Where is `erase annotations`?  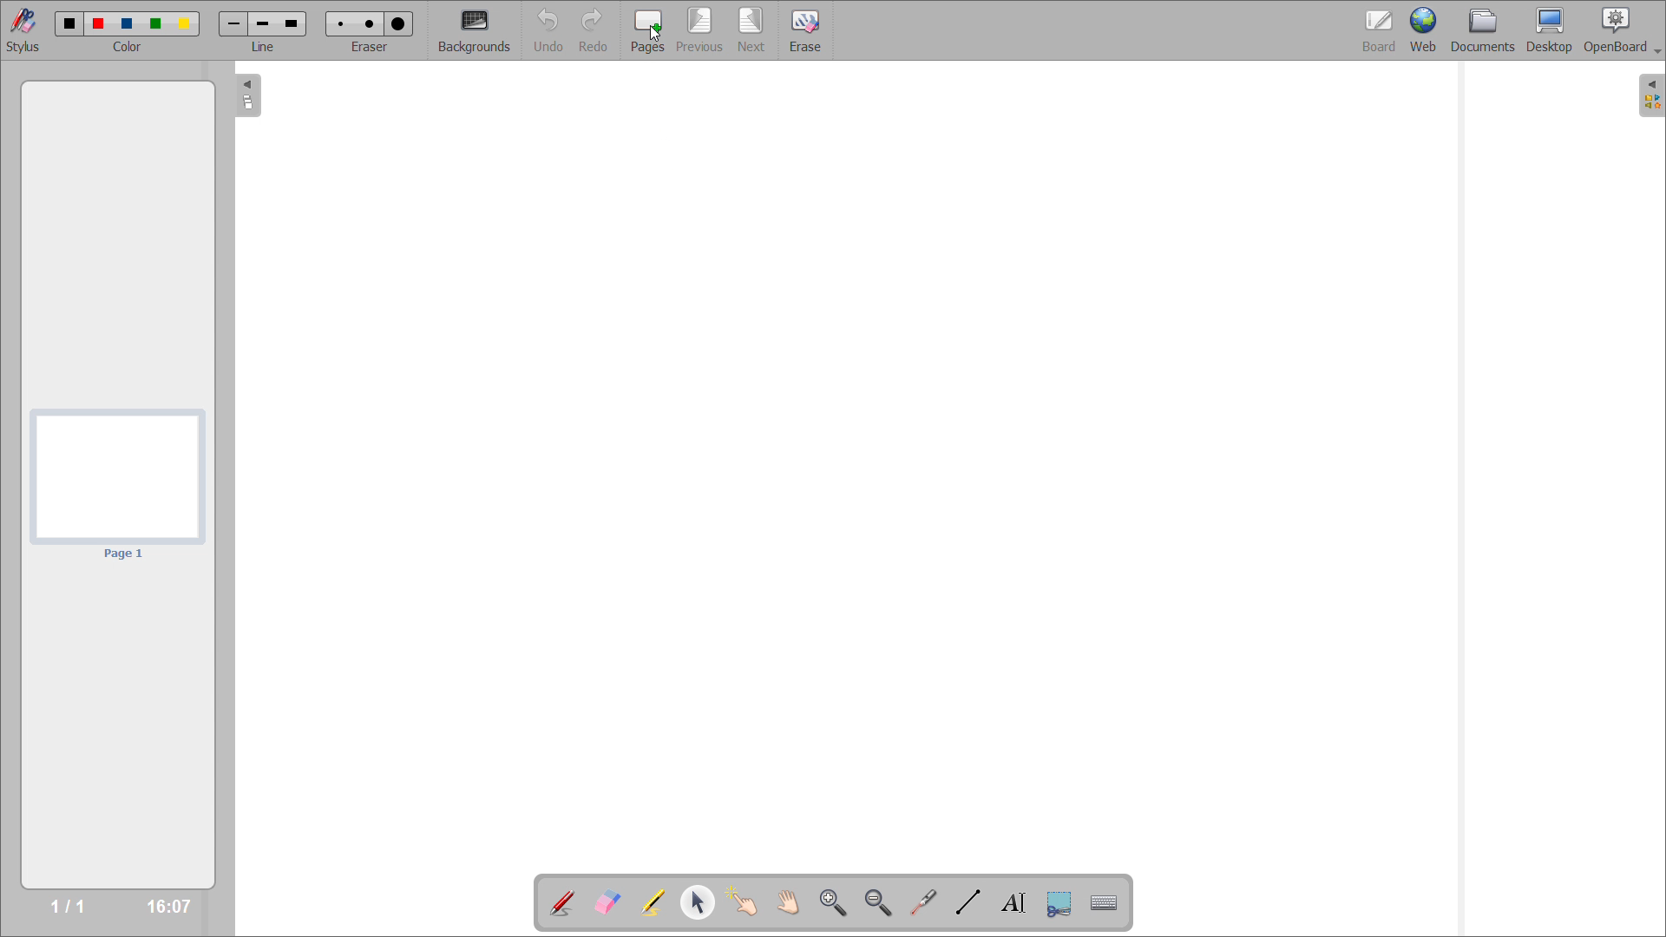 erase annotations is located at coordinates (606, 902).